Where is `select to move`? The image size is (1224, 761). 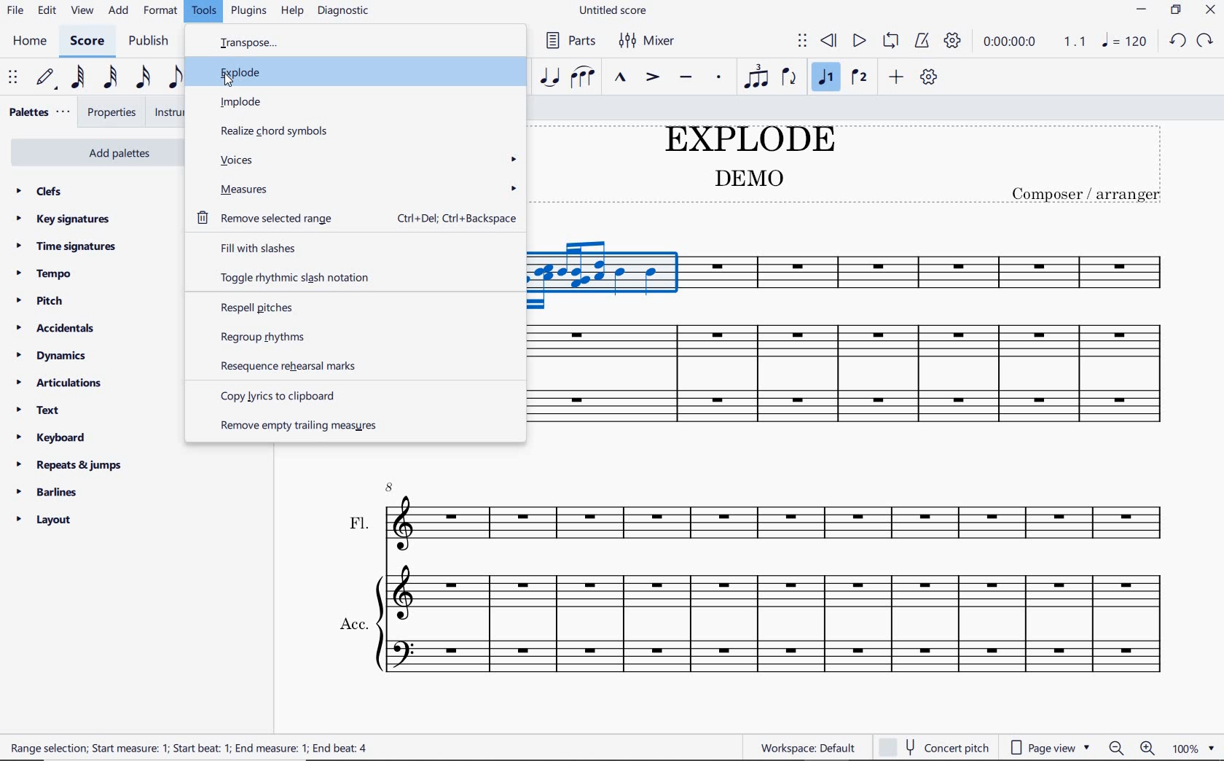
select to move is located at coordinates (12, 79).